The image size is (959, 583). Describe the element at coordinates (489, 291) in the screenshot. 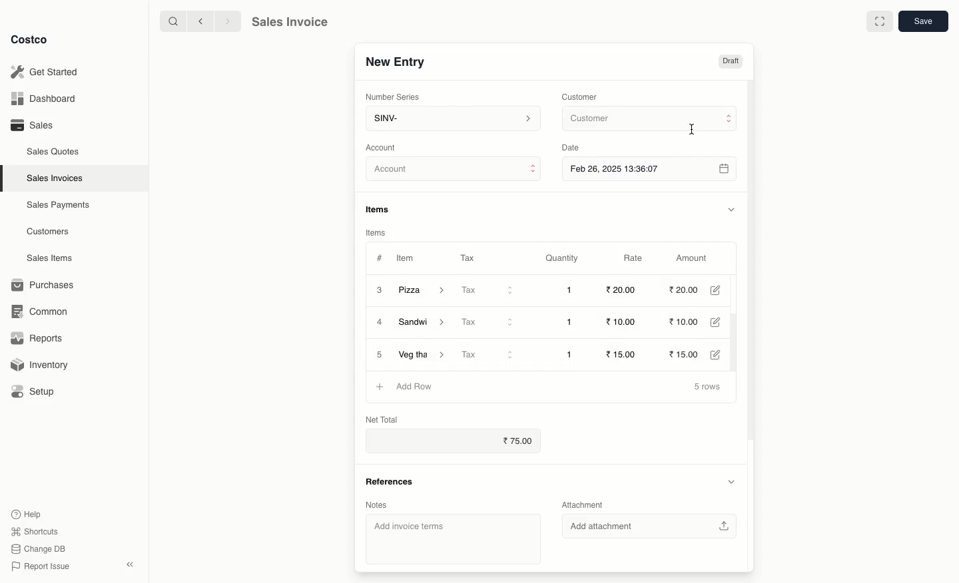

I see `Tax` at that location.